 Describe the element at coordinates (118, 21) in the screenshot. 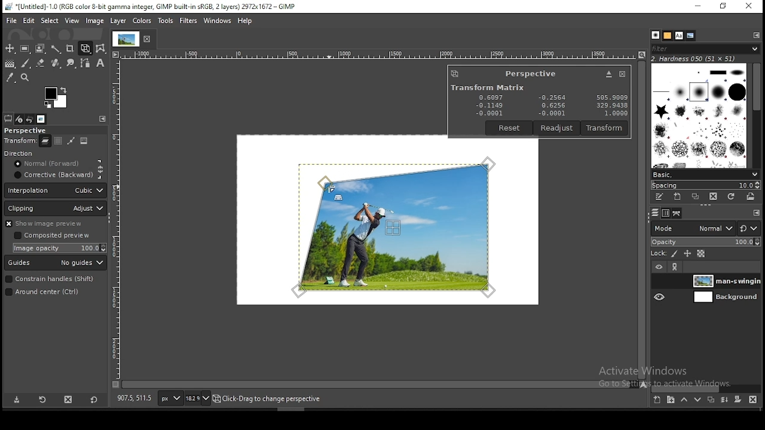

I see `layer` at that location.